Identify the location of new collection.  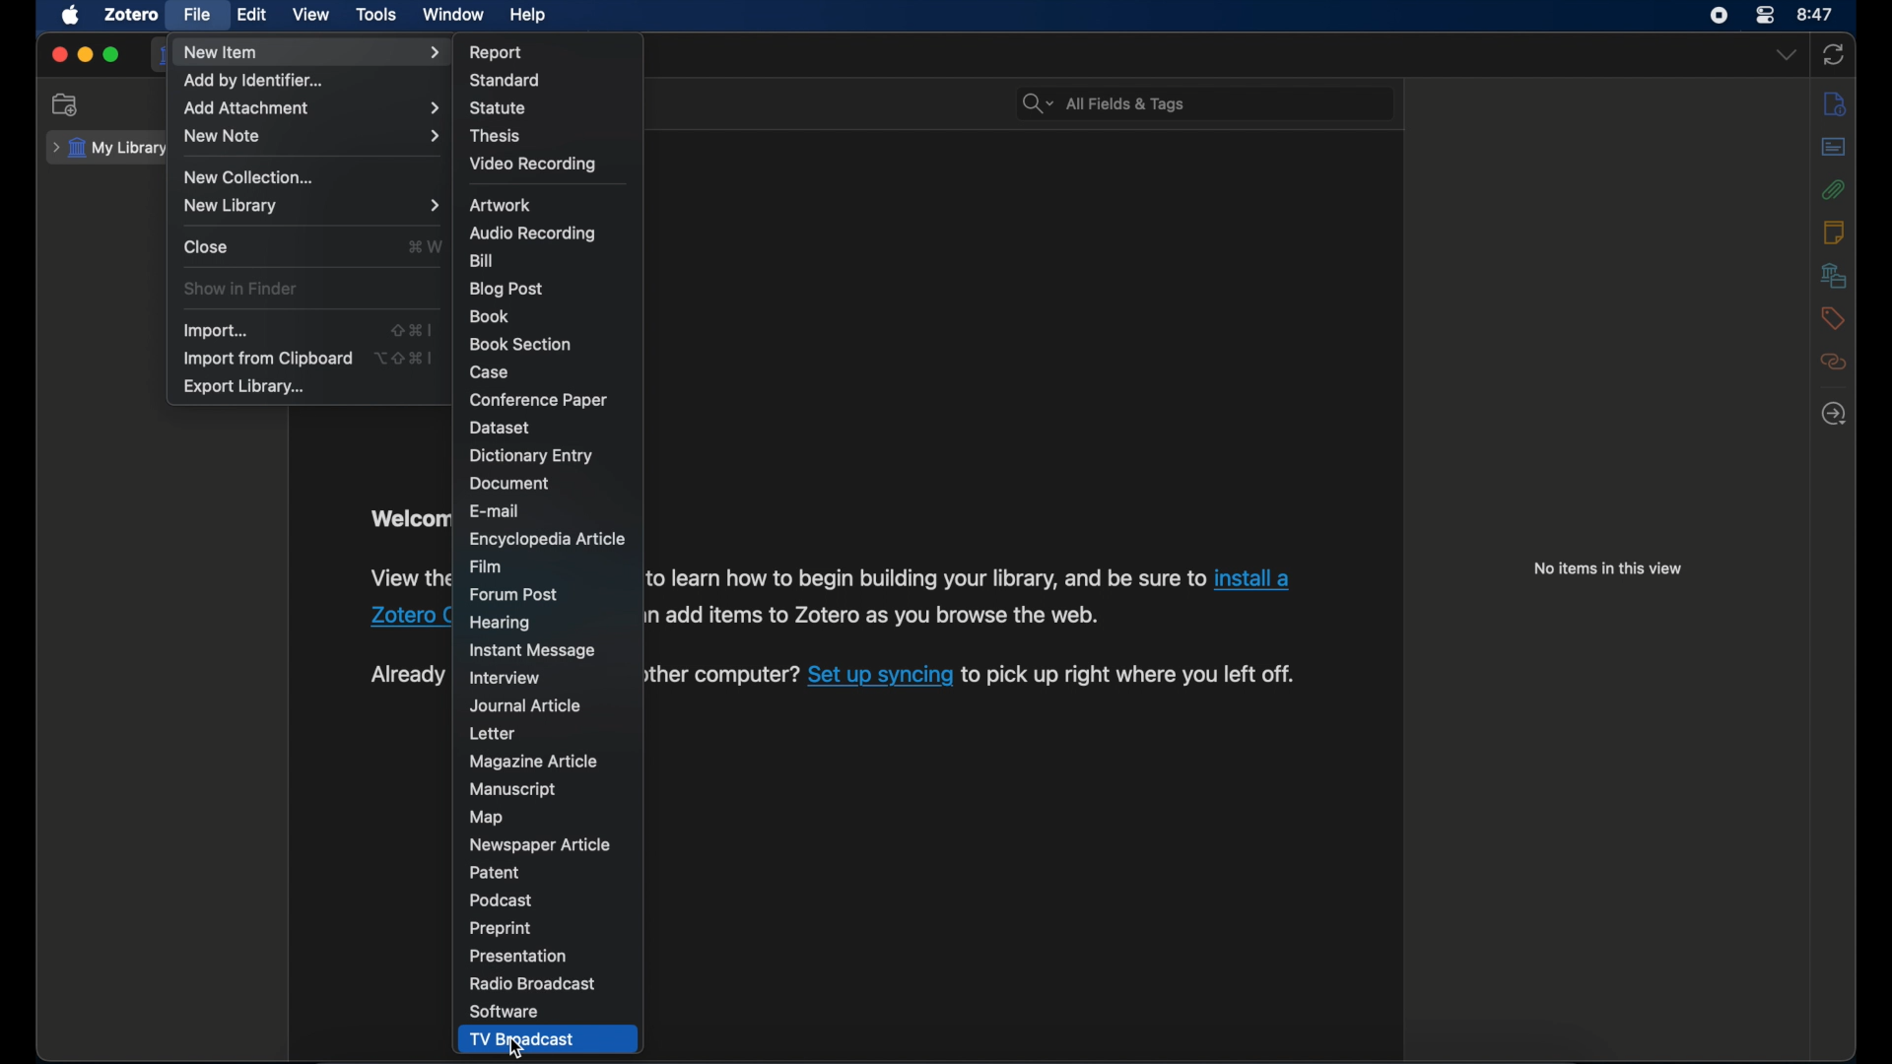
(250, 177).